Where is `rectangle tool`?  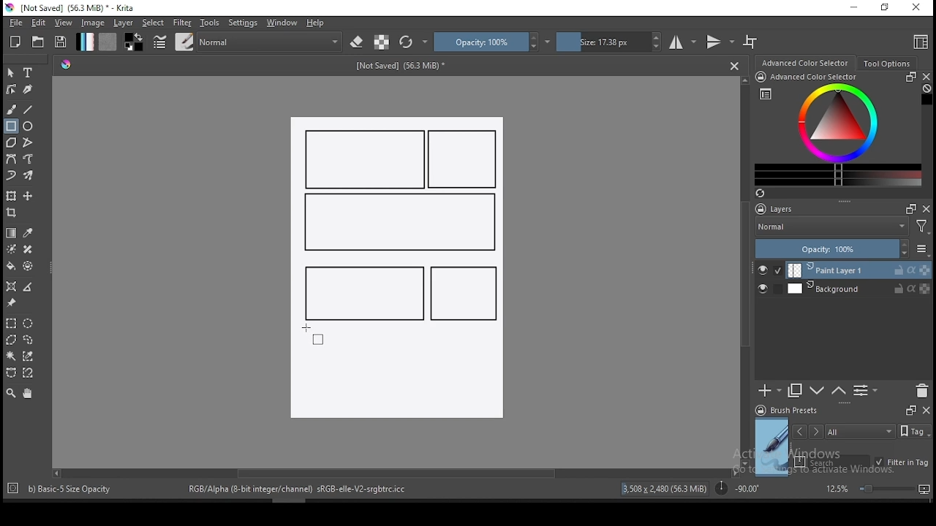
rectangle tool is located at coordinates (11, 126).